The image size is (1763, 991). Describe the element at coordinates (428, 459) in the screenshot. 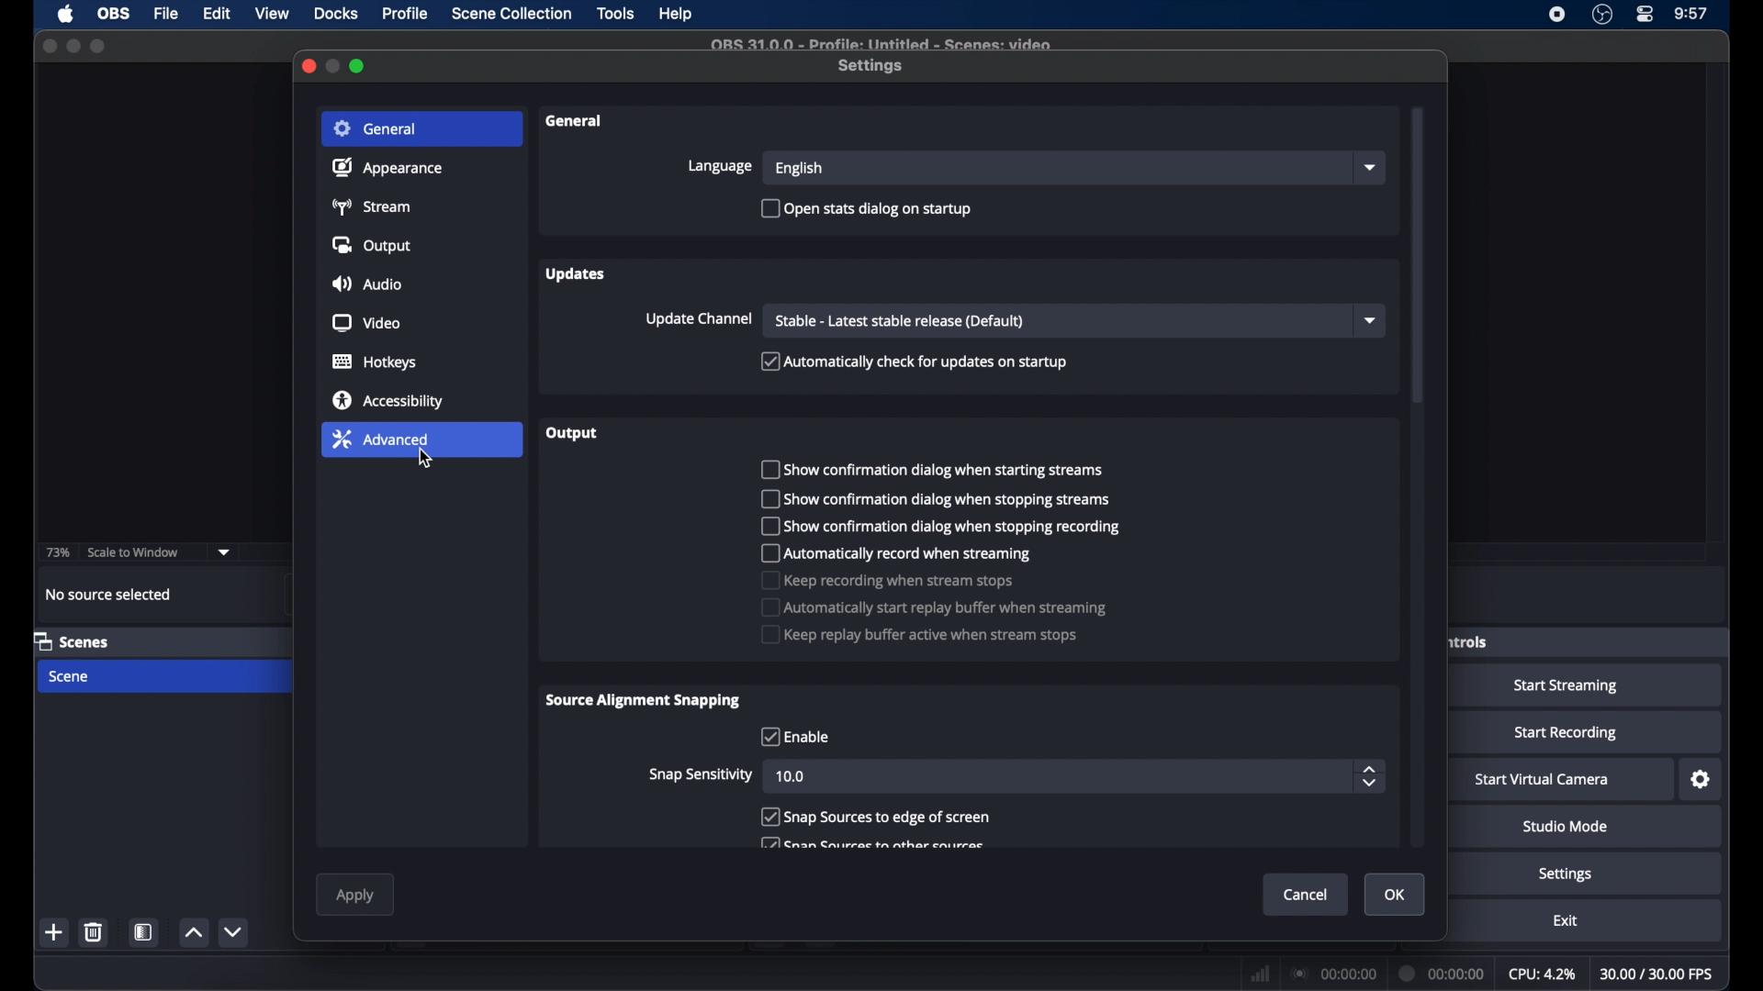

I see `cursor` at that location.